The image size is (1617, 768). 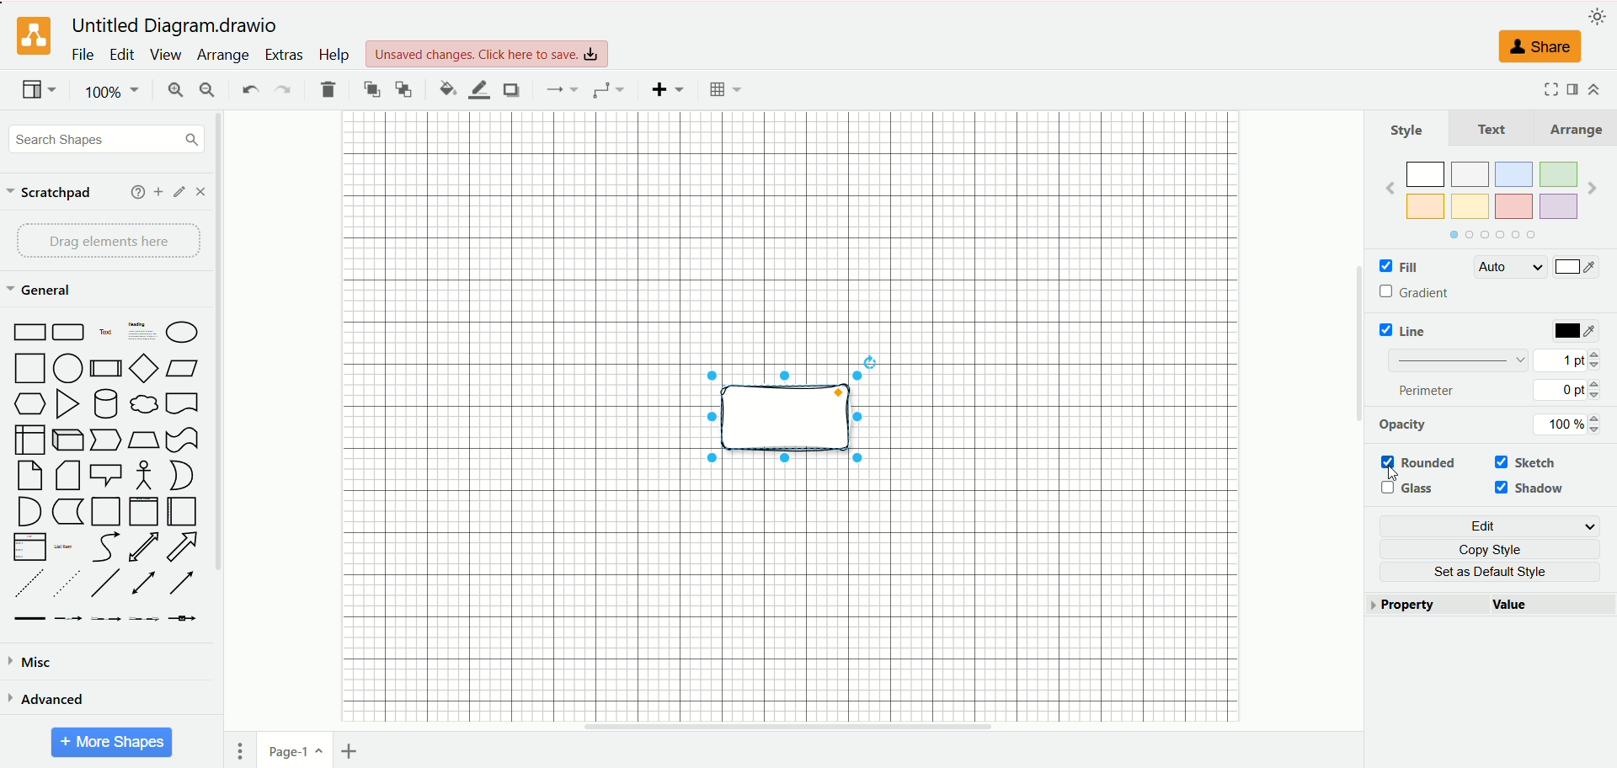 What do you see at coordinates (1497, 549) in the screenshot?
I see `copy style` at bounding box center [1497, 549].